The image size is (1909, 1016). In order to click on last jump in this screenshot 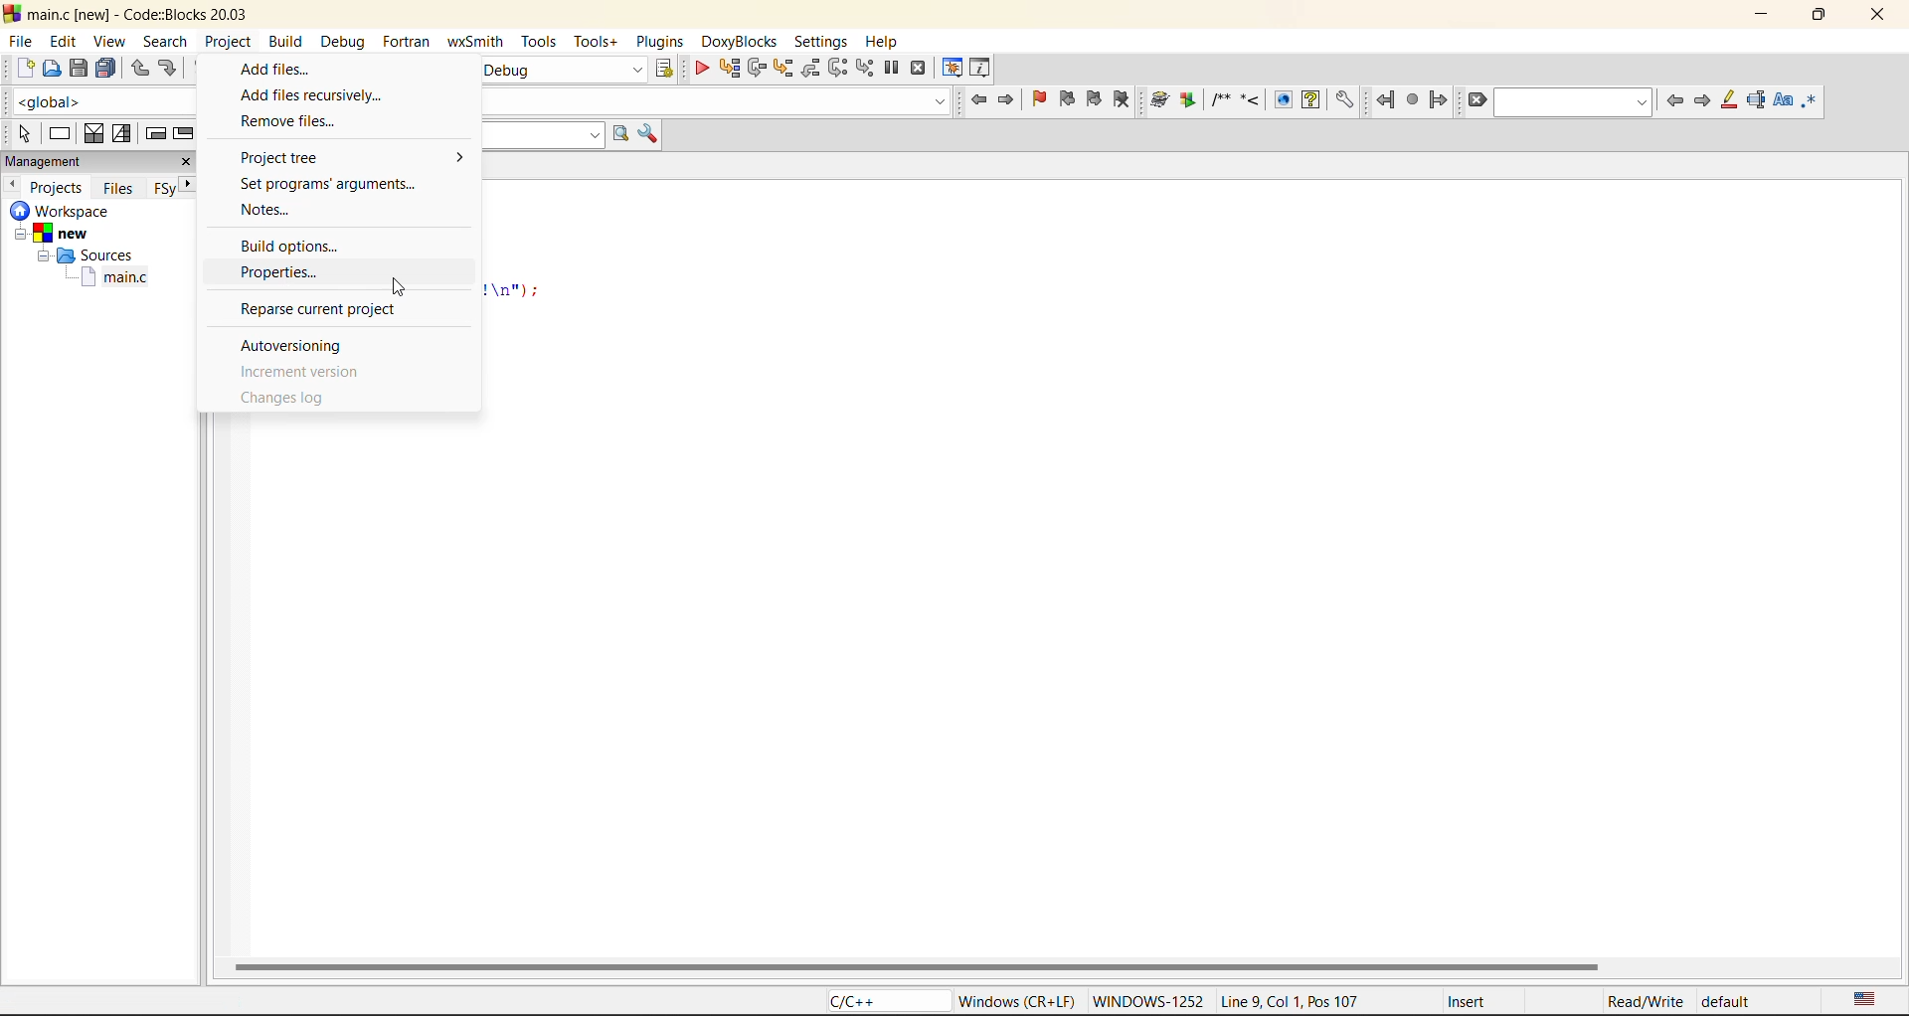, I will do `click(1411, 100)`.